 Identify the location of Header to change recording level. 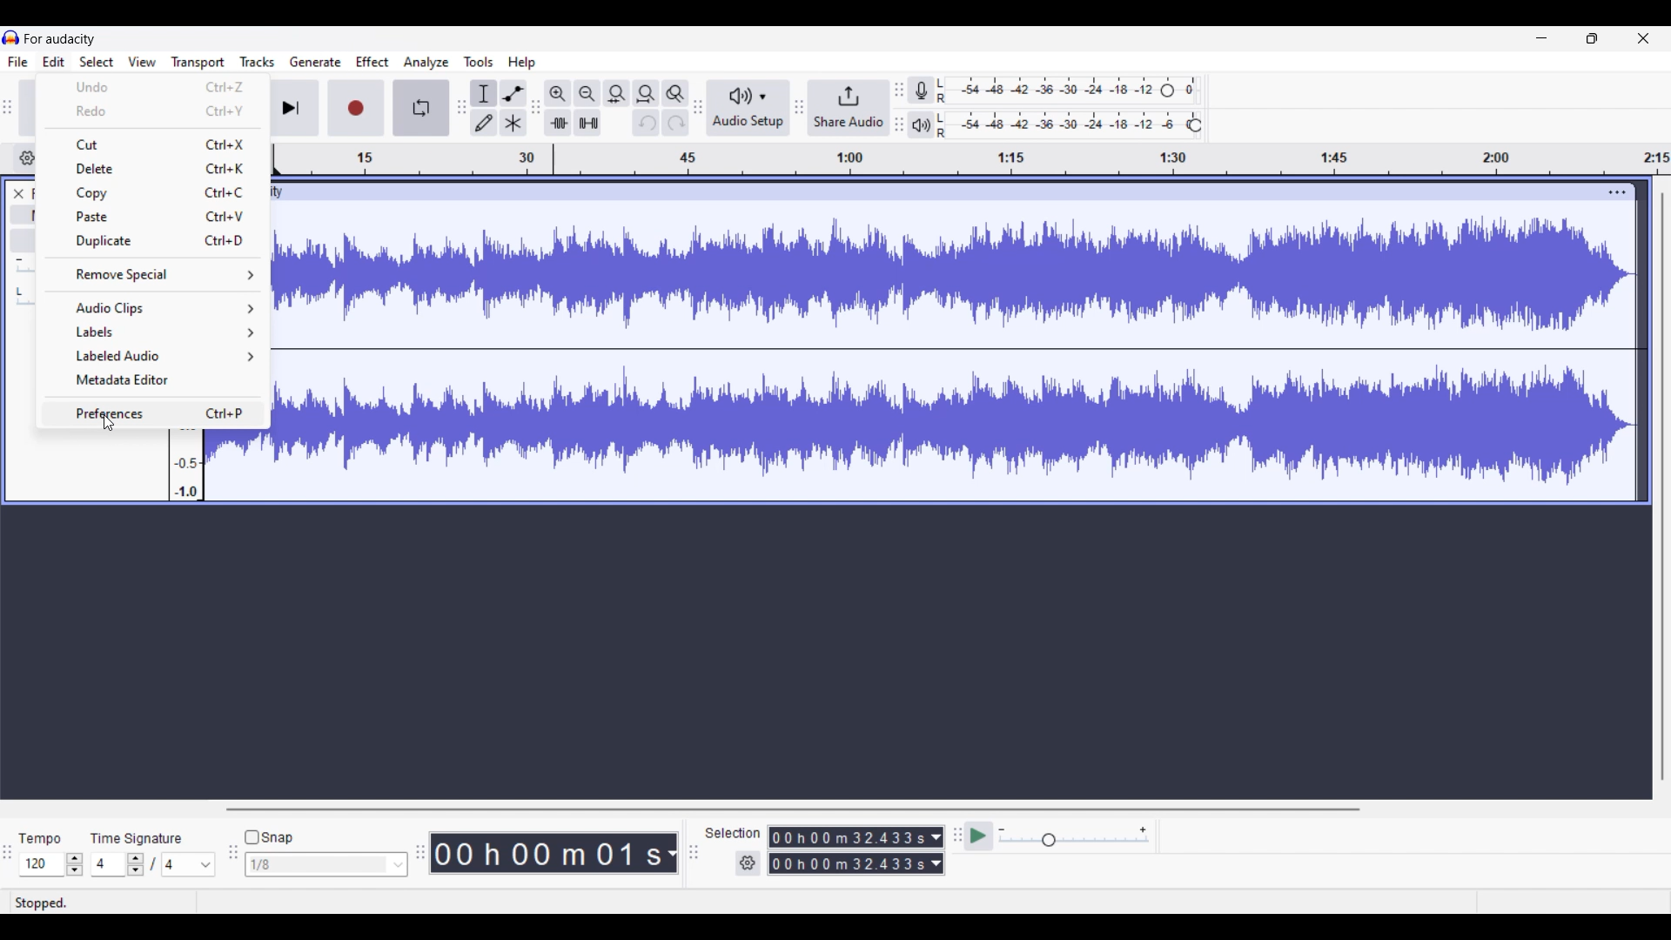
(1167, 91).